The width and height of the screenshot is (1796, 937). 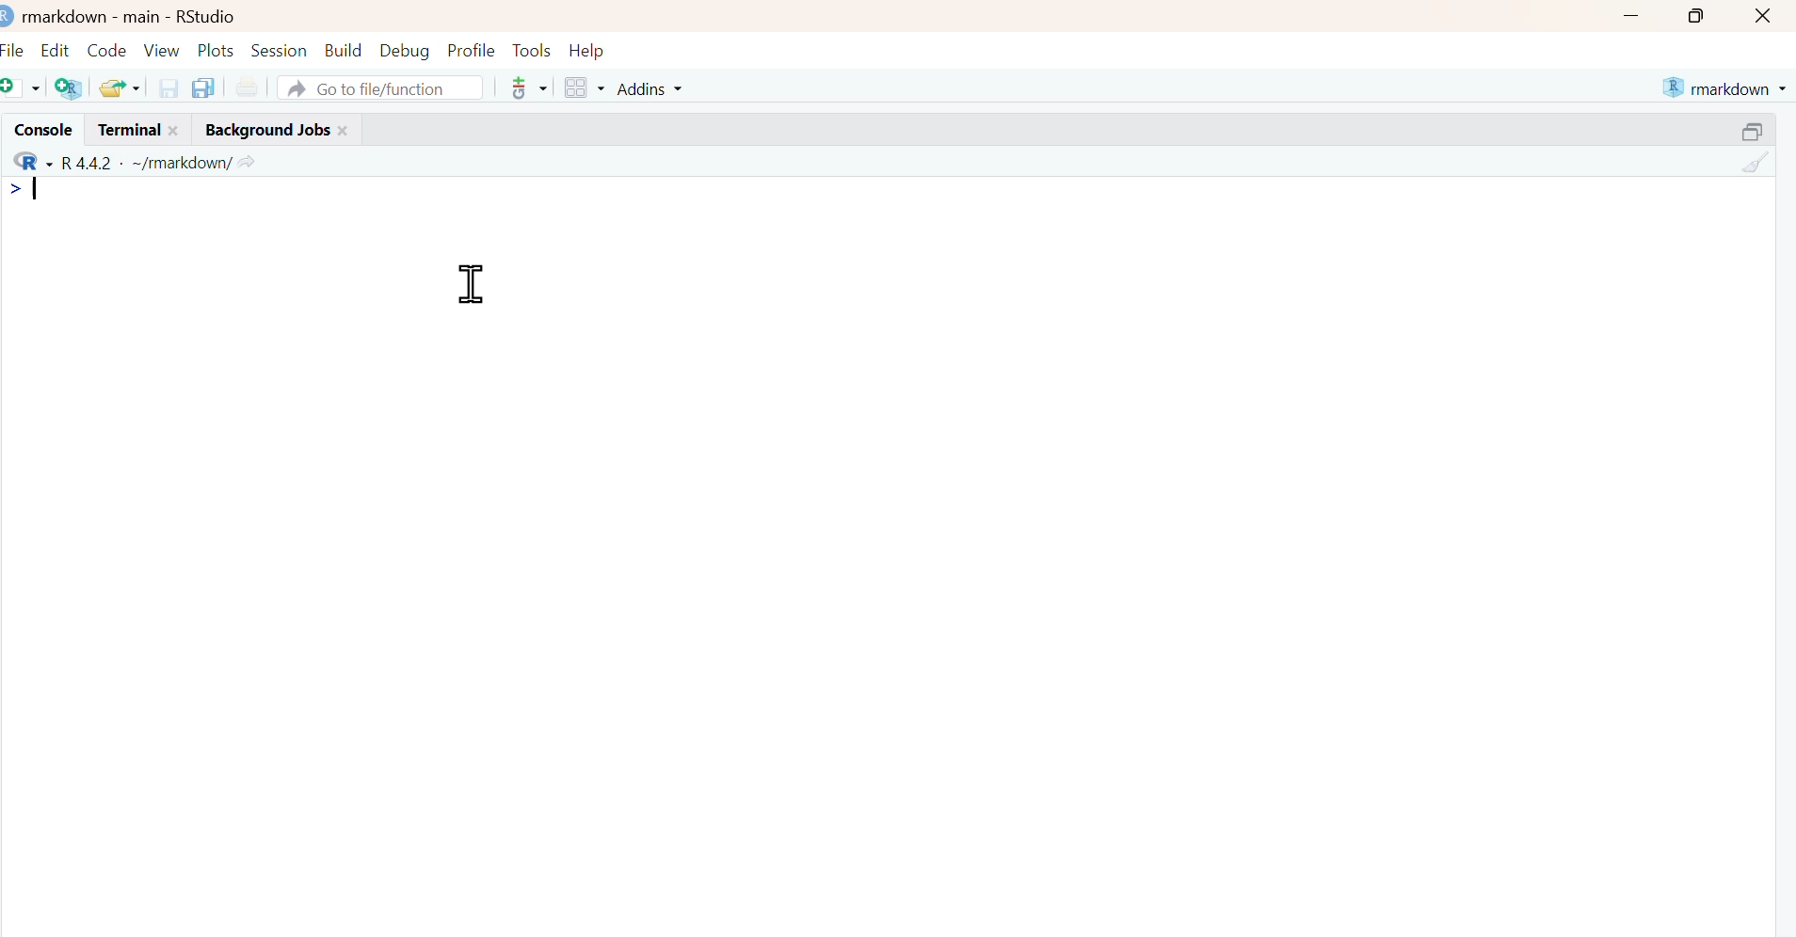 What do you see at coordinates (68, 88) in the screenshot?
I see `create project` at bounding box center [68, 88].